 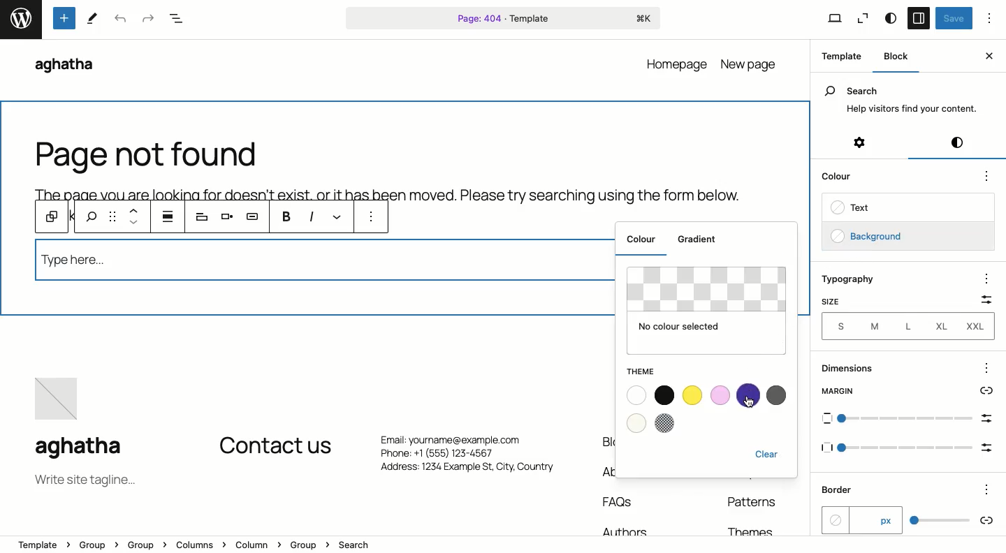 What do you see at coordinates (466, 471) in the screenshot?
I see `Address: 1234 Example St, City. Country` at bounding box center [466, 471].